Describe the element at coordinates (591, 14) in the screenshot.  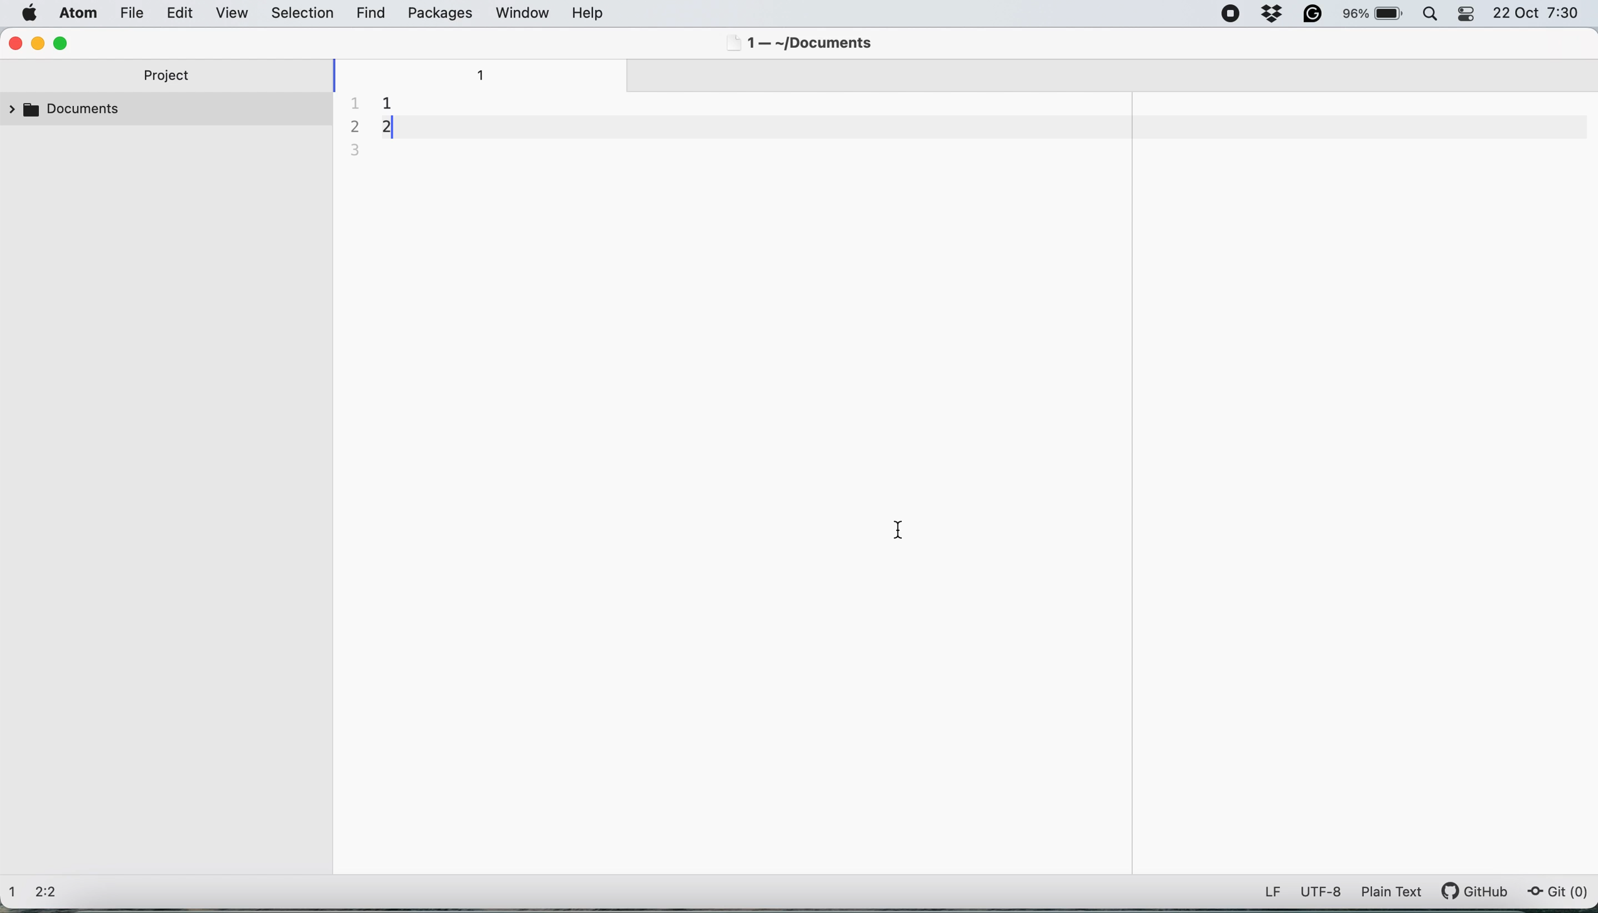
I see `help` at that location.